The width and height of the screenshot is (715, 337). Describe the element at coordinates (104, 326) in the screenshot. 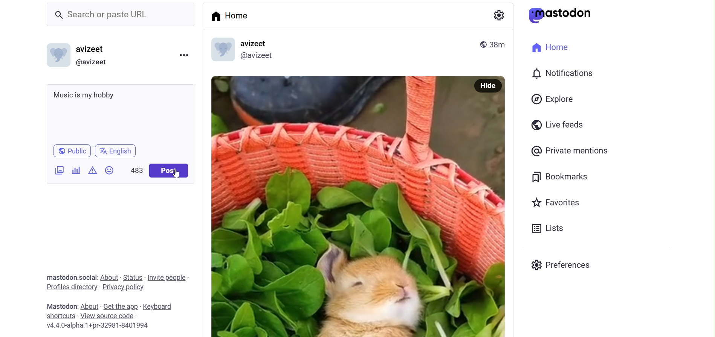

I see `Vv4.4.0-alpha.1+pr-32981-8401994` at that location.